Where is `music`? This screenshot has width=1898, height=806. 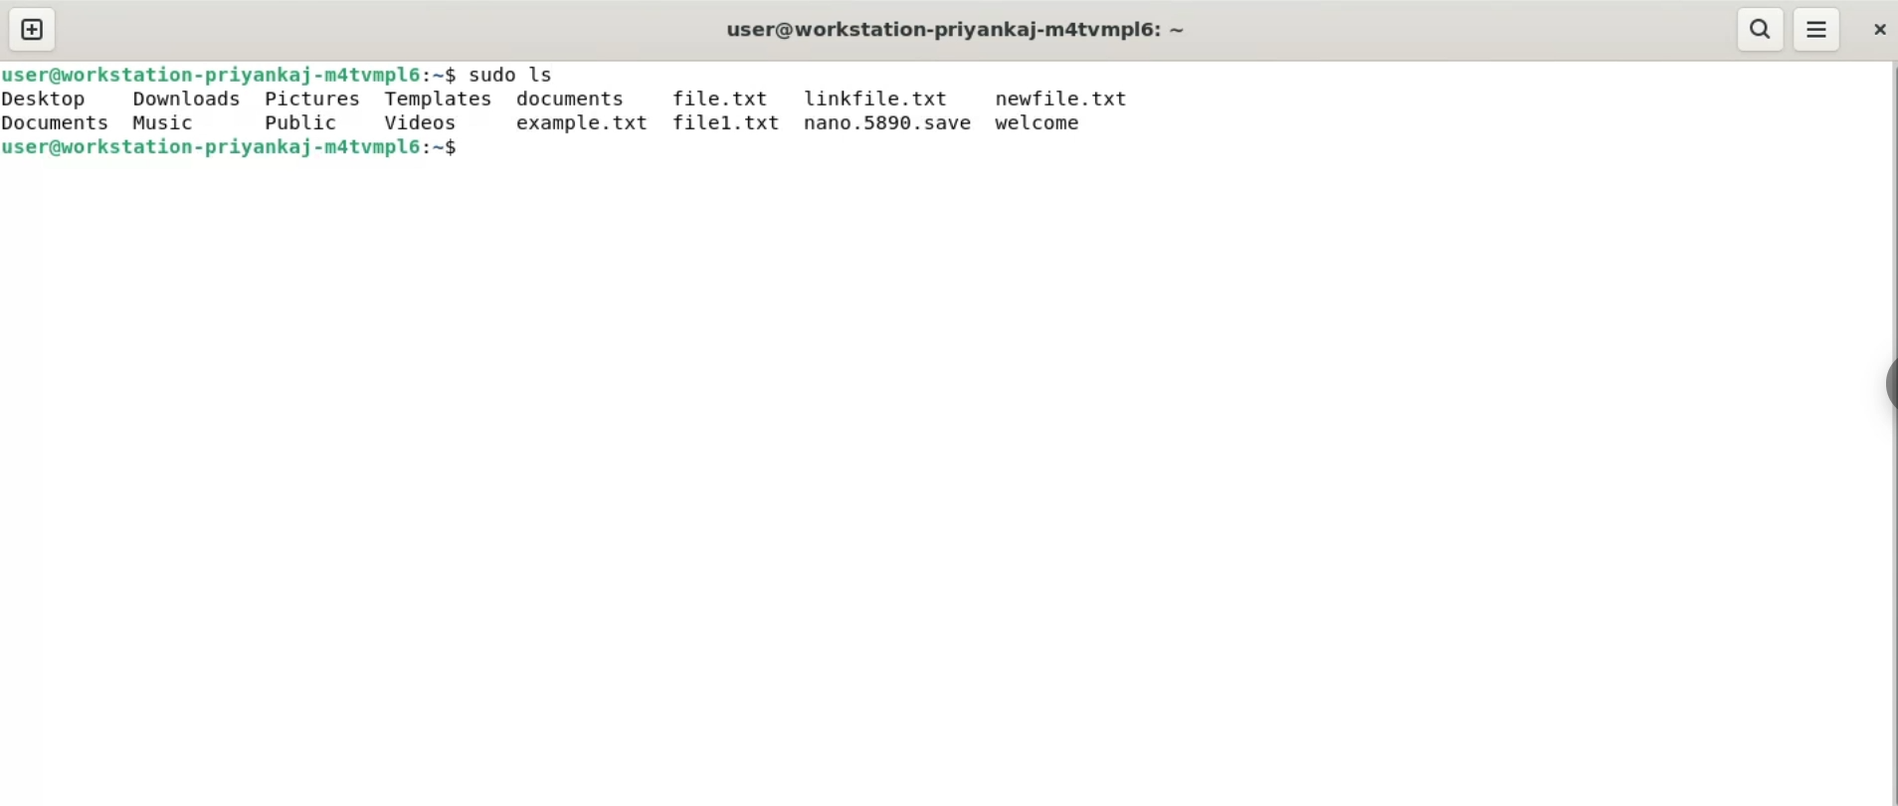
music is located at coordinates (169, 122).